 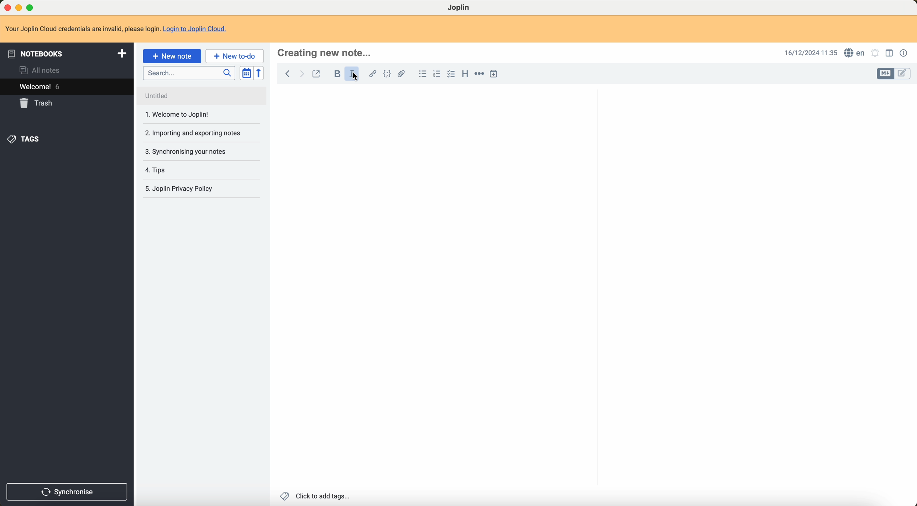 What do you see at coordinates (451, 74) in the screenshot?
I see `checkbox` at bounding box center [451, 74].